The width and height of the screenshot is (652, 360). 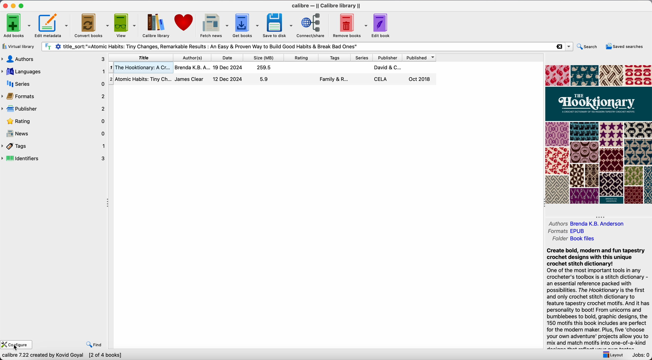 I want to click on Authors, so click(x=557, y=223).